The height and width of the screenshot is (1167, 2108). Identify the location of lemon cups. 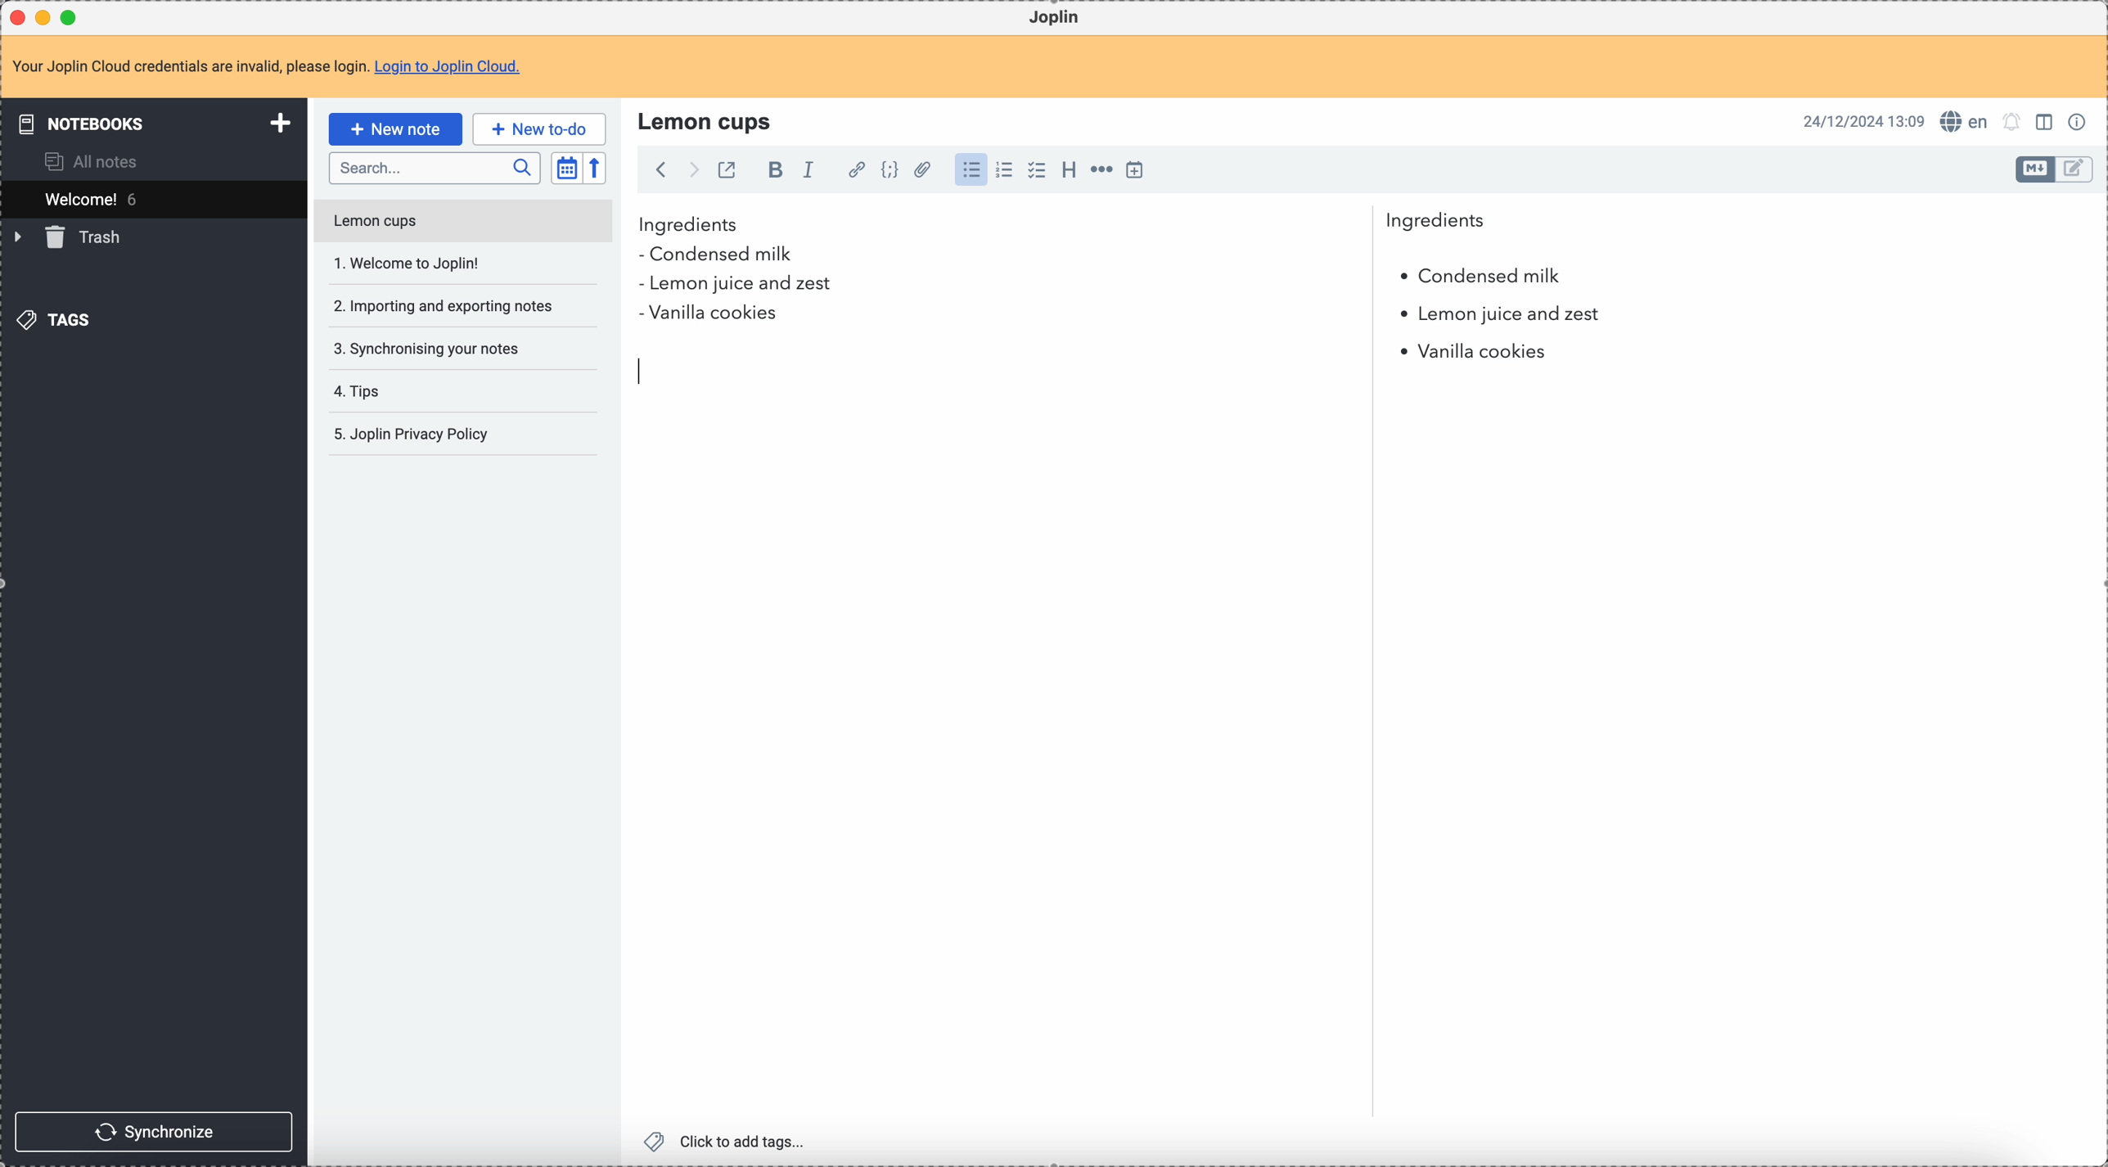
(708, 120).